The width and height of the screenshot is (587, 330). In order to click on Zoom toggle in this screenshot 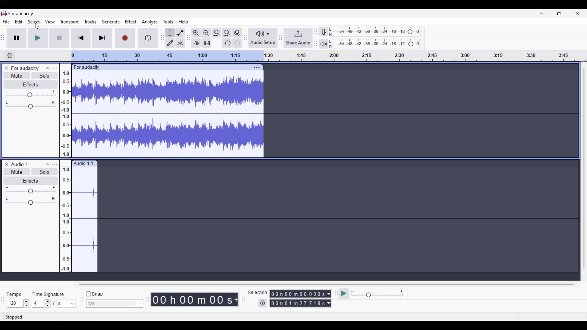, I will do `click(237, 33)`.